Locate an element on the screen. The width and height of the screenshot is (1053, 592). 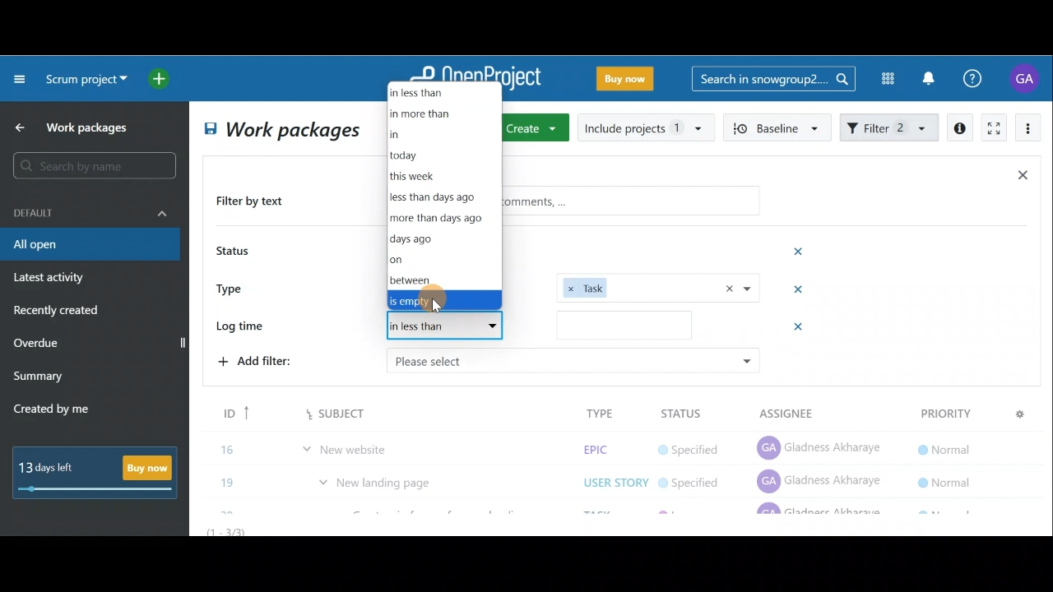
Filter is located at coordinates (890, 126).